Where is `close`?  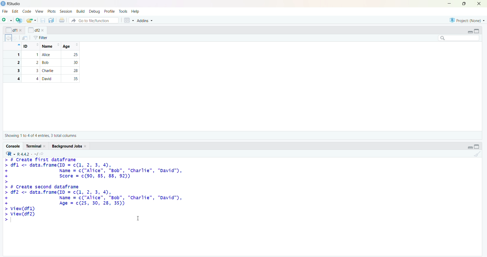
close is located at coordinates (86, 146).